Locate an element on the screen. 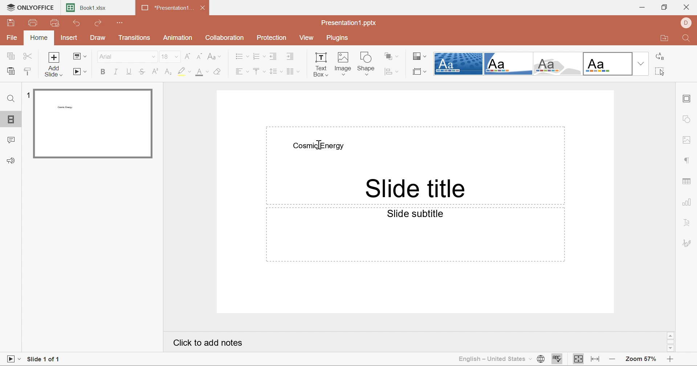 This screenshot has height=366, width=697. Zoom out is located at coordinates (611, 359).